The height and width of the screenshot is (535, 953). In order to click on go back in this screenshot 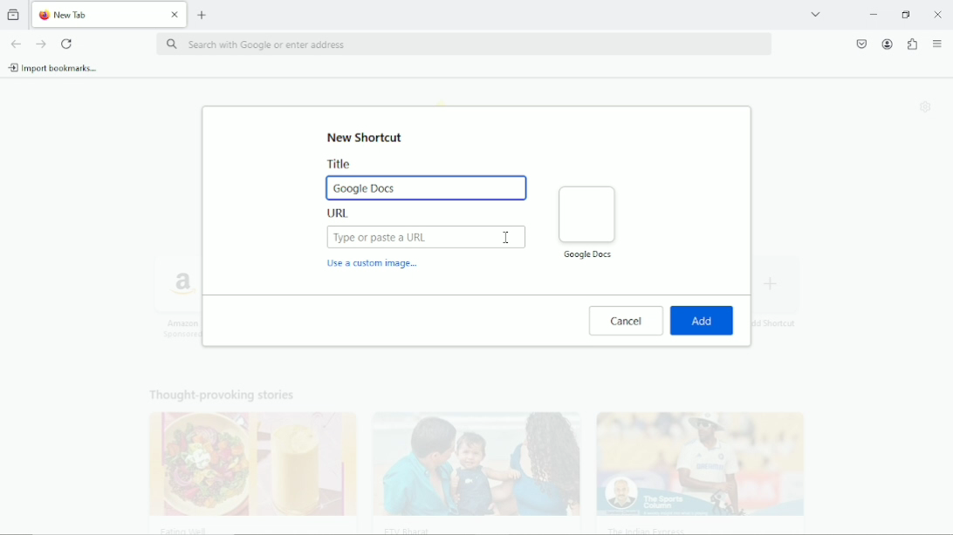, I will do `click(15, 43)`.